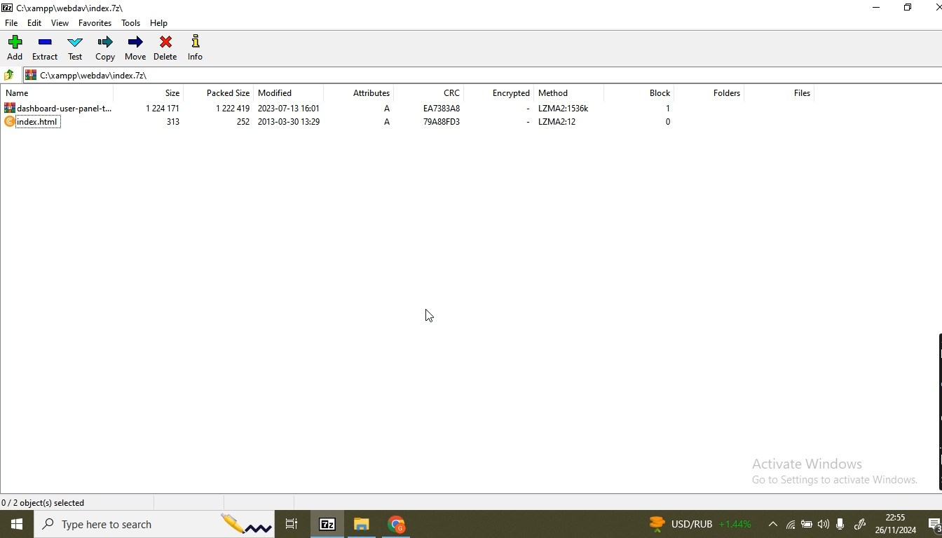 This screenshot has height=538, width=942. Describe the element at coordinates (844, 523) in the screenshot. I see `microphone` at that location.